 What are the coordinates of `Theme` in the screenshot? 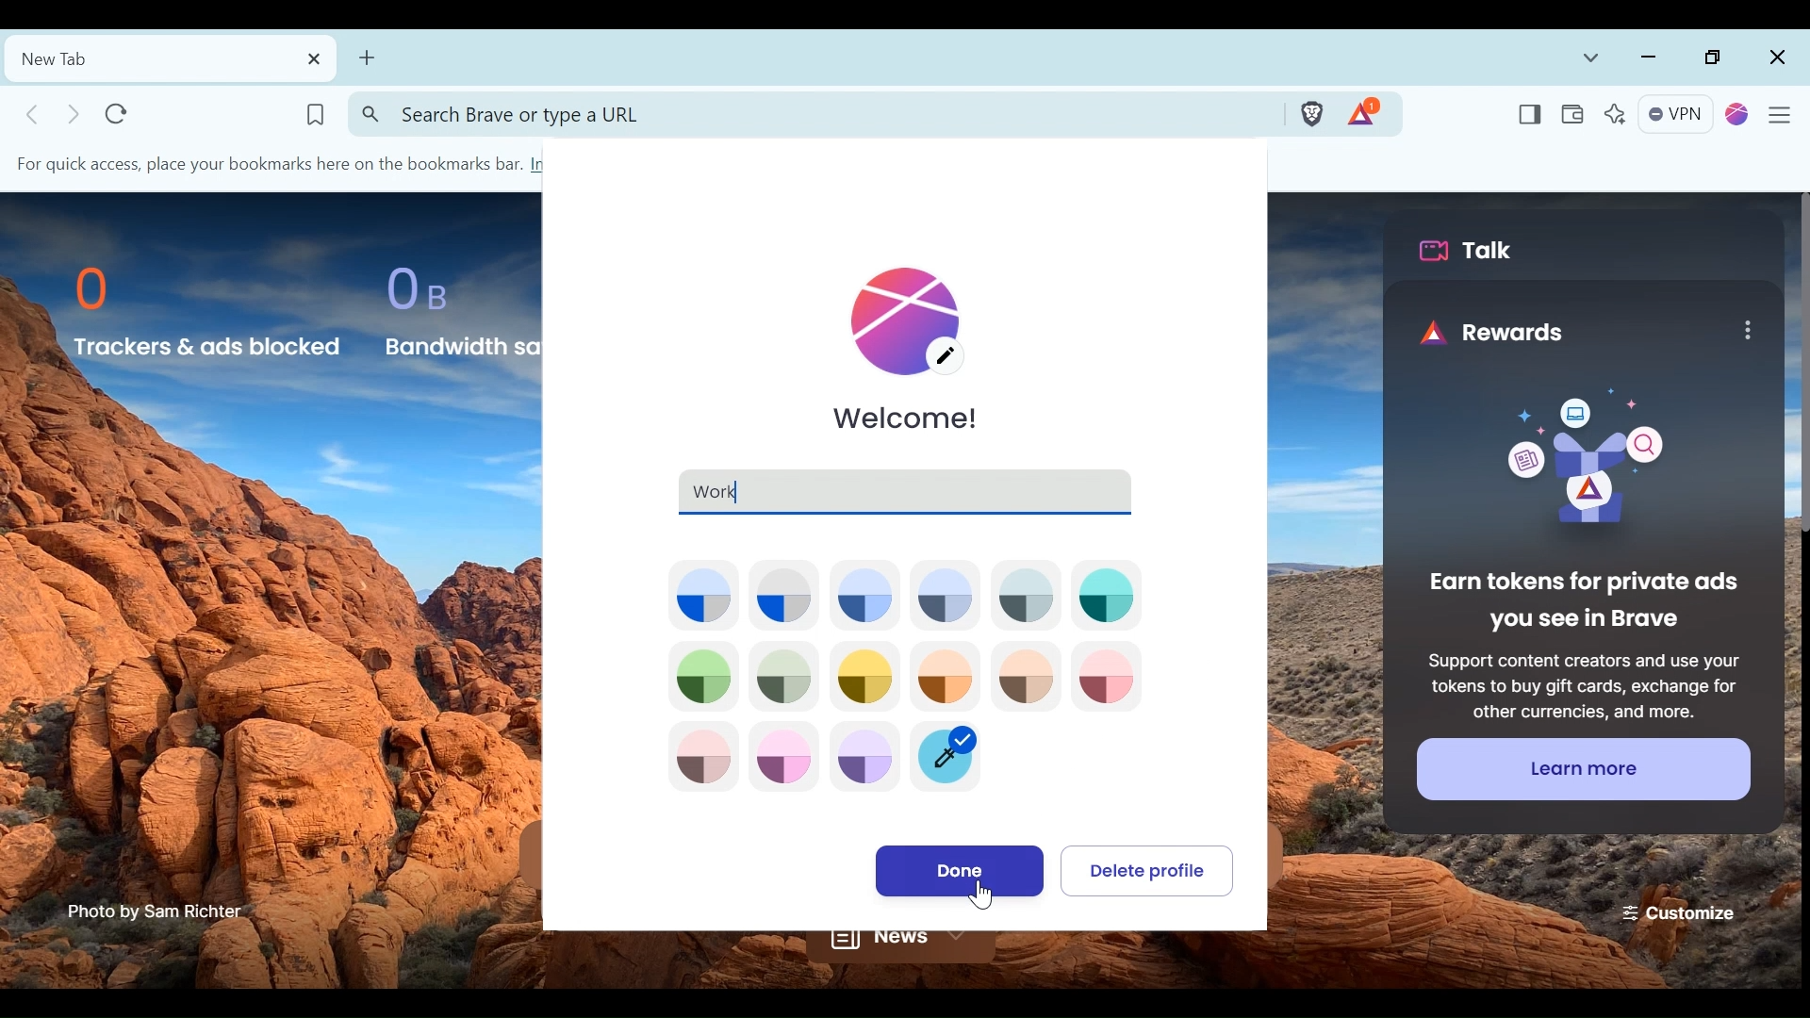 It's located at (1108, 593).